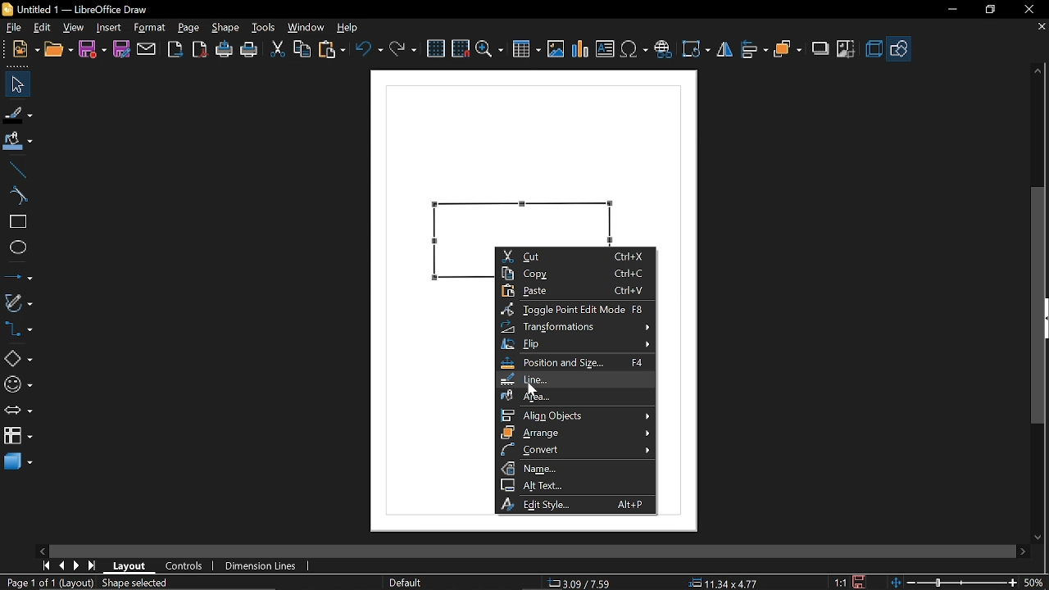 This screenshot has height=590, width=1049. Describe the element at coordinates (92, 49) in the screenshot. I see `save ` at that location.